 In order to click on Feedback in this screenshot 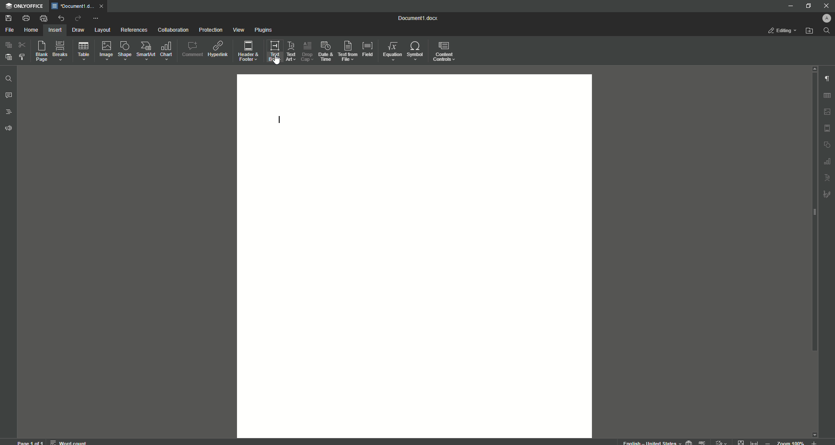, I will do `click(10, 129)`.